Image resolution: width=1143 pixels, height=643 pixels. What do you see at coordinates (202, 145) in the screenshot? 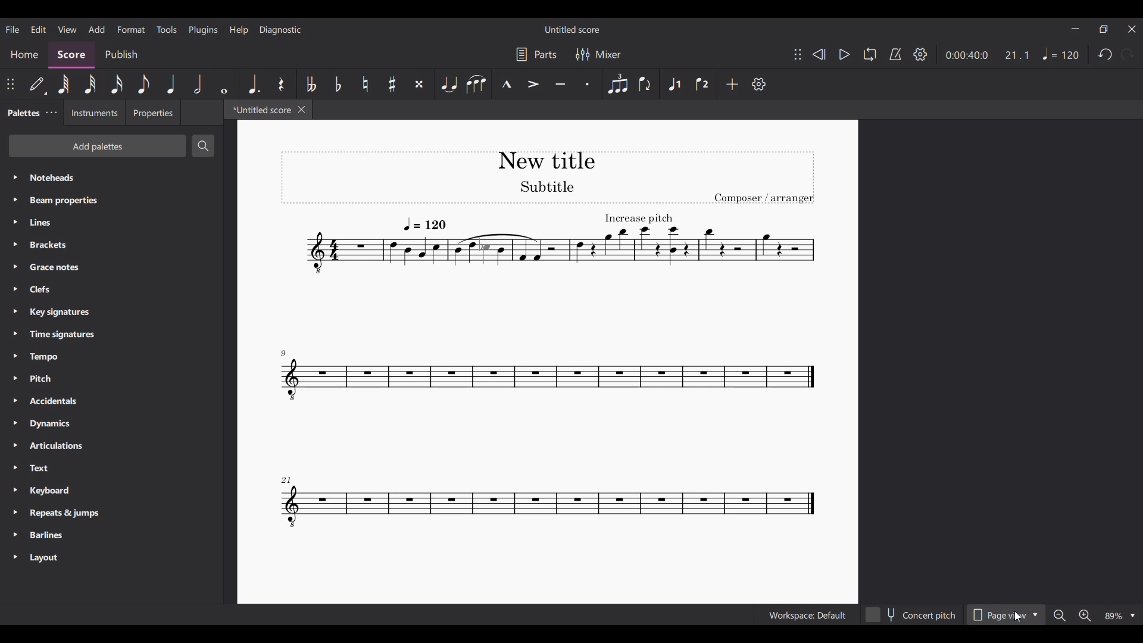
I see `Search` at bounding box center [202, 145].